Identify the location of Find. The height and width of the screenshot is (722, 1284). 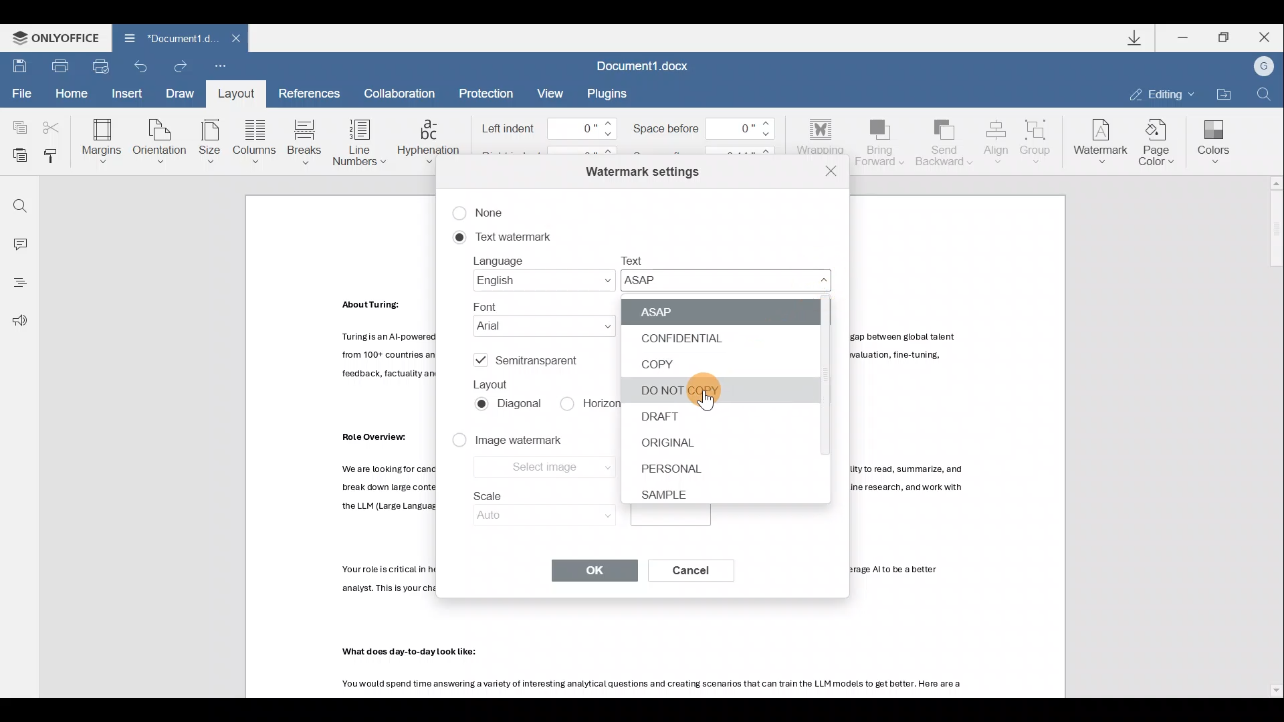
(19, 202).